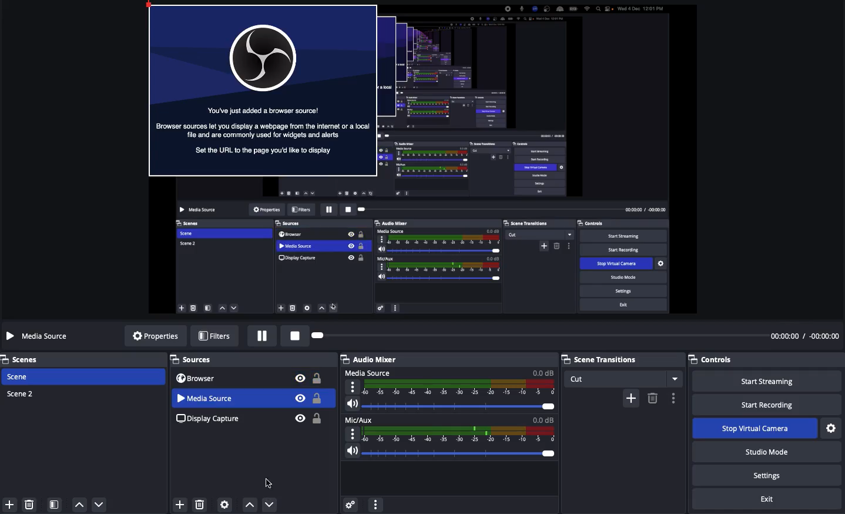  What do you see at coordinates (450, 403) in the screenshot?
I see `Volume` at bounding box center [450, 403].